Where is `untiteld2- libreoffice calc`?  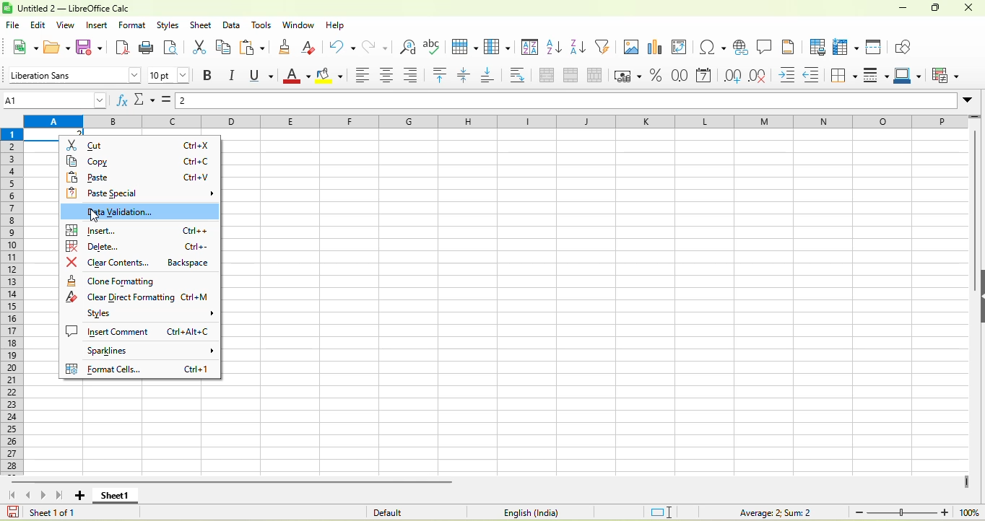
untiteld2- libreoffice calc is located at coordinates (80, 6).